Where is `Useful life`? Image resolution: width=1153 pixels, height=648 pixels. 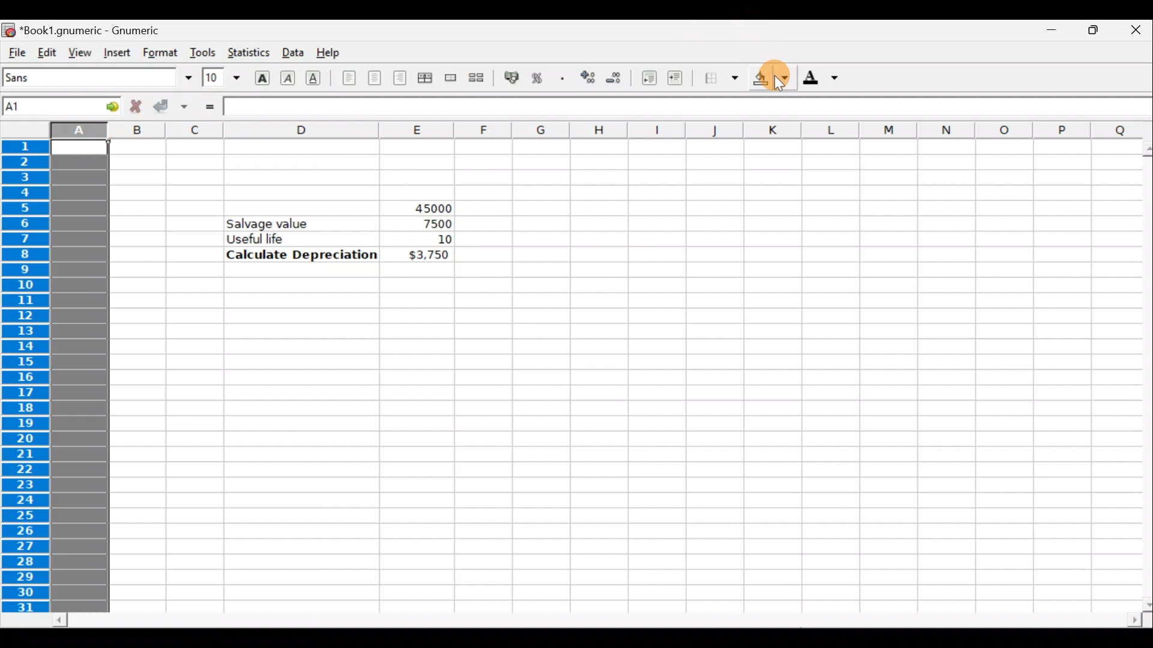 Useful life is located at coordinates (304, 238).